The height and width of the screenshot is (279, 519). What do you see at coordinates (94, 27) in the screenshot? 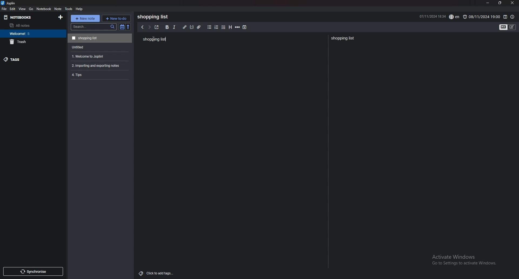
I see `search bar` at bounding box center [94, 27].